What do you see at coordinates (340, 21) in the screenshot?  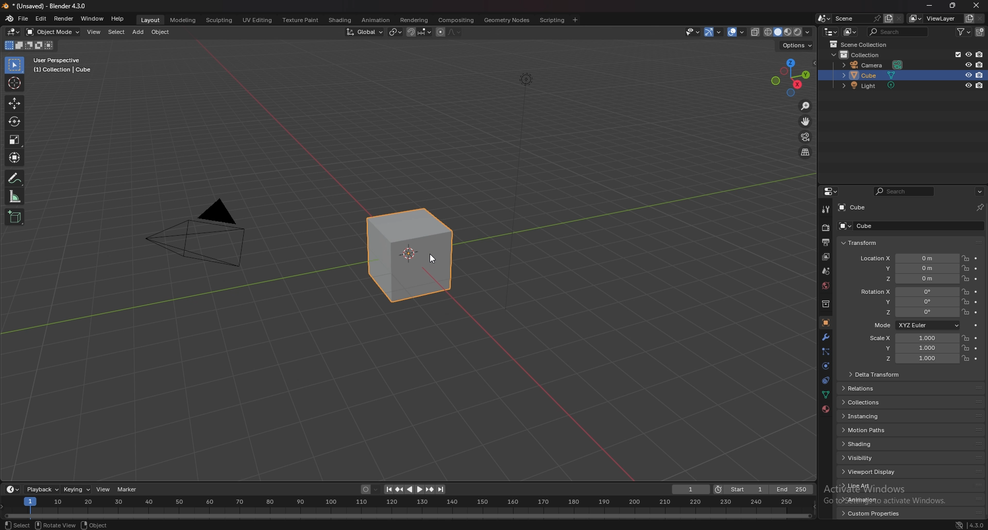 I see `shading` at bounding box center [340, 21].